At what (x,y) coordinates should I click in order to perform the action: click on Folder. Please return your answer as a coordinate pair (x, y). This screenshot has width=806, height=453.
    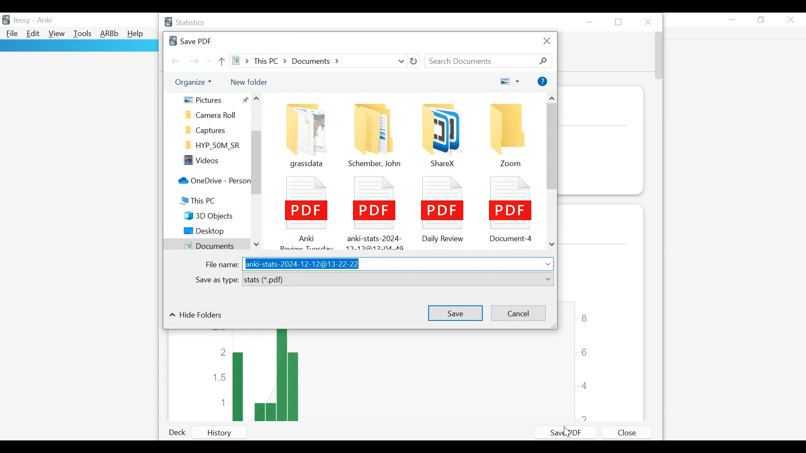
    Looking at the image, I should click on (510, 135).